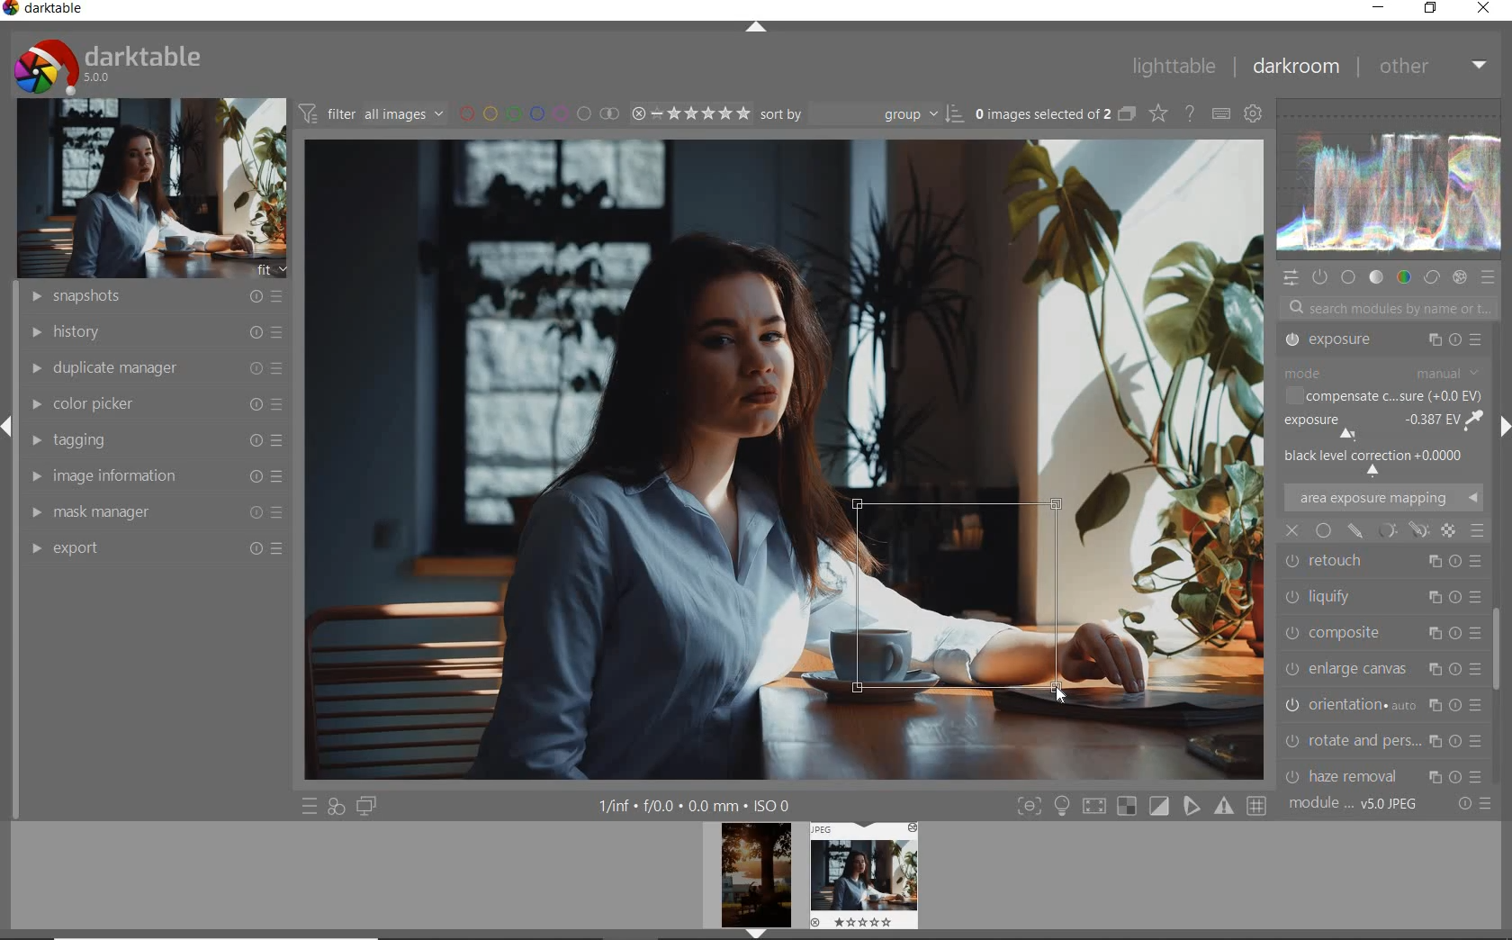  I want to click on EFFECT, so click(1459, 277).